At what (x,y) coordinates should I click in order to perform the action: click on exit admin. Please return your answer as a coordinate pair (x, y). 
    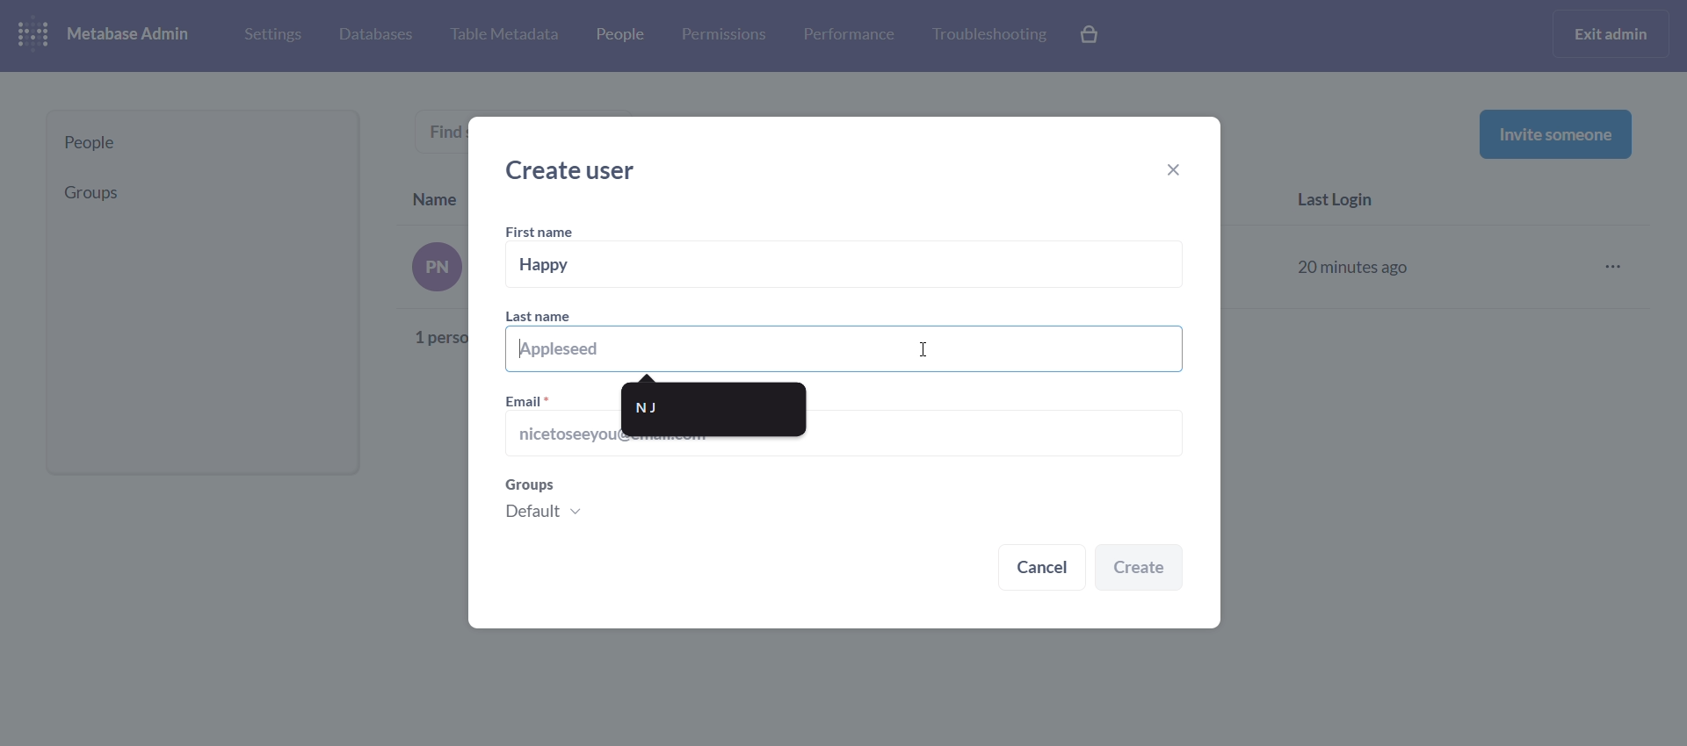
    Looking at the image, I should click on (1614, 33).